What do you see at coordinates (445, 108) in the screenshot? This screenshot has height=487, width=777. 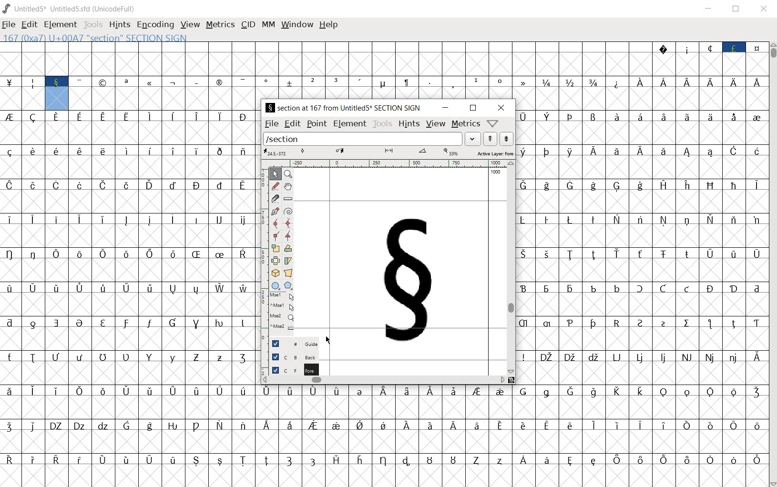 I see `minimize` at bounding box center [445, 108].